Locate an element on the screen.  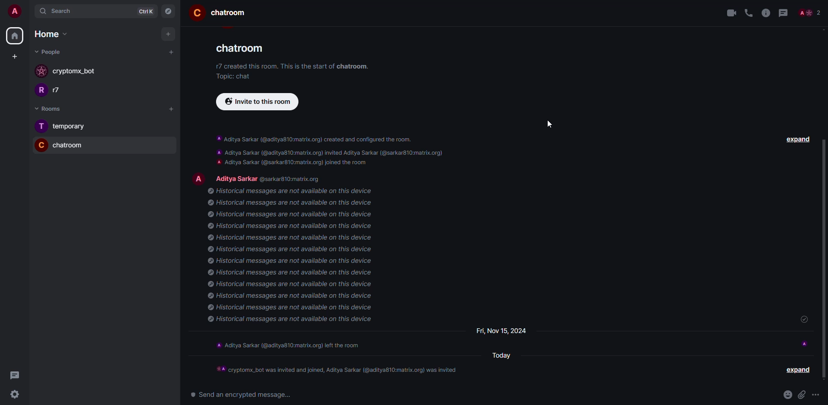
invite to this room is located at coordinates (257, 101).